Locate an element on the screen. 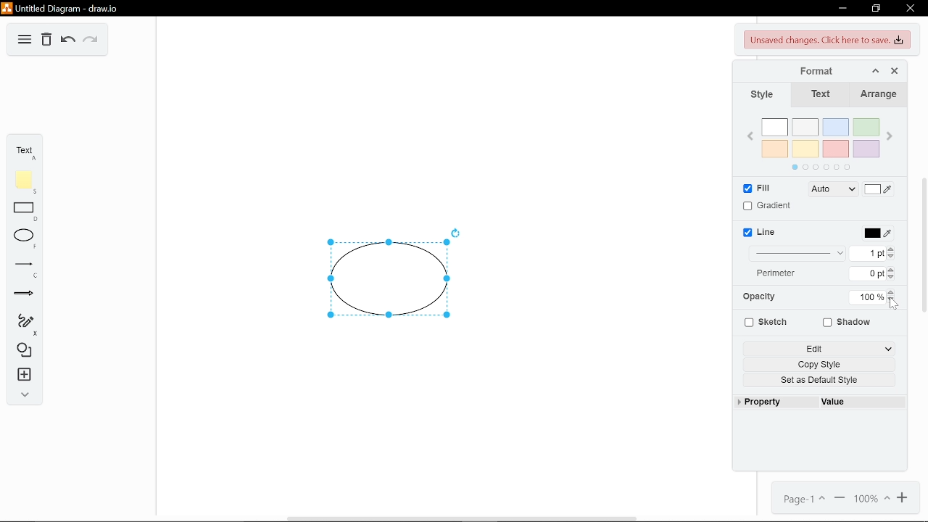 This screenshot has height=522, width=928. Decrease opacity is located at coordinates (892, 301).